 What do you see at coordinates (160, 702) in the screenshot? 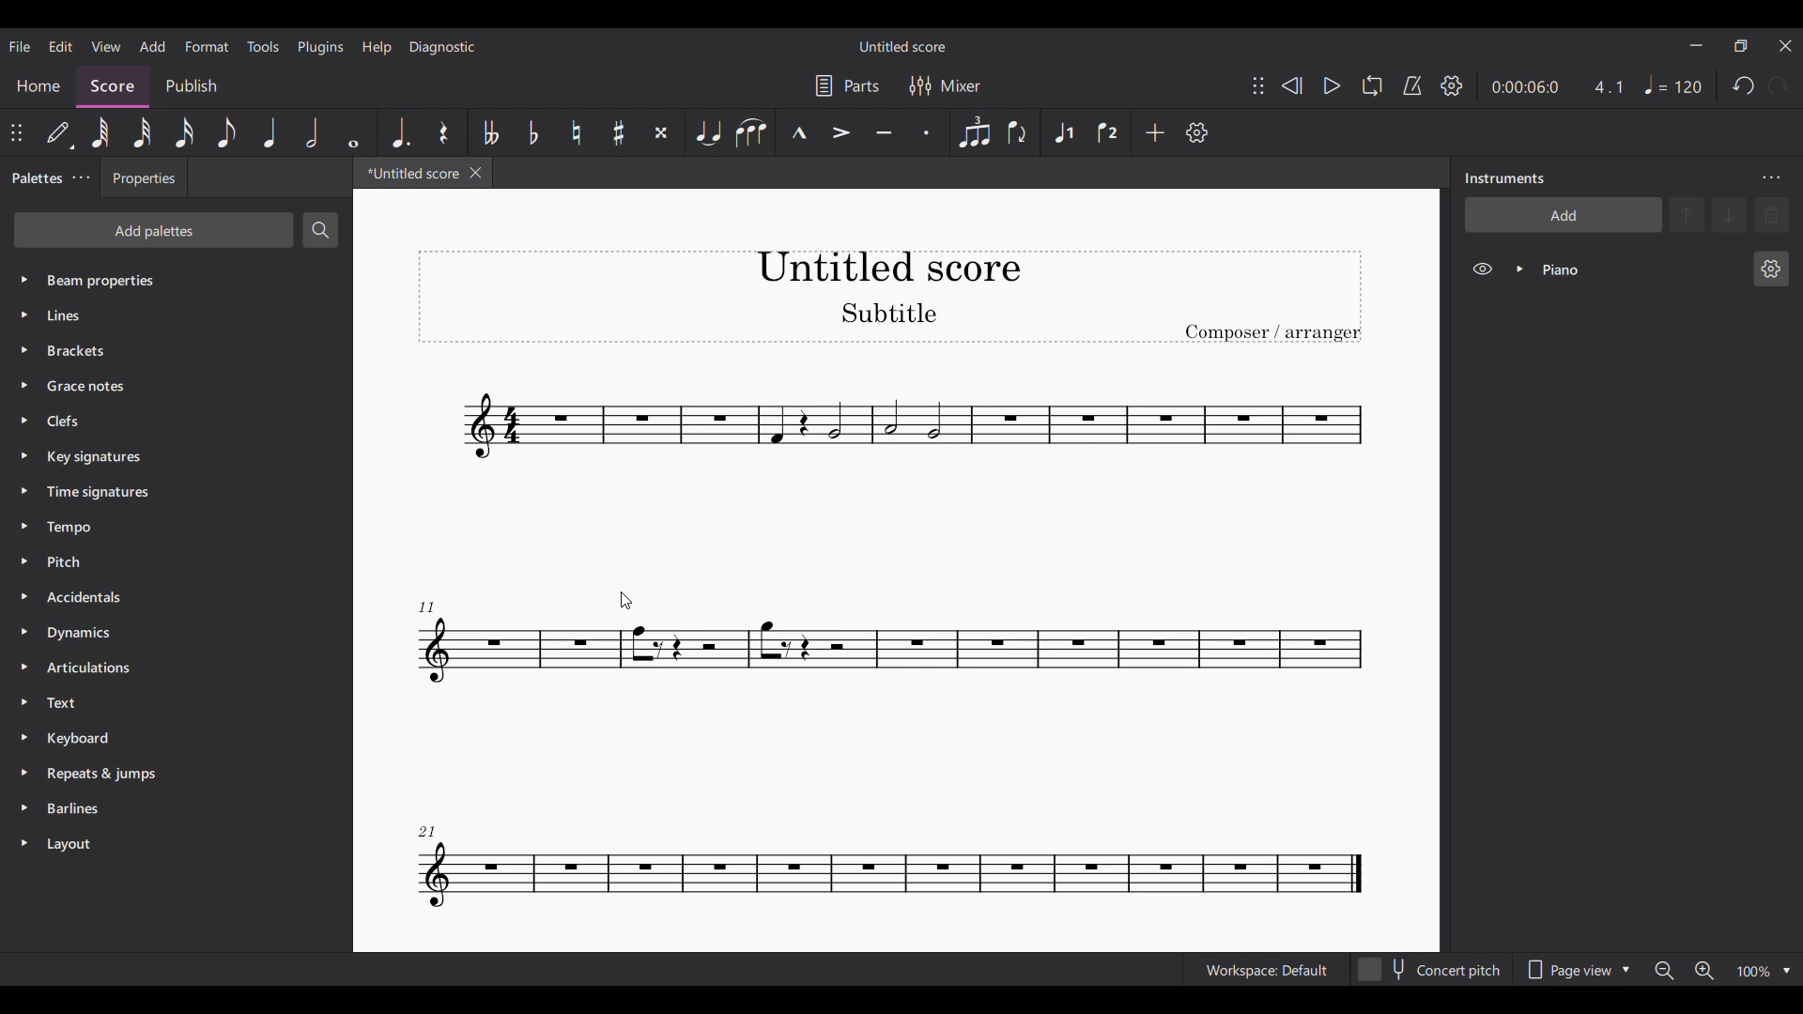
I see `Text` at bounding box center [160, 702].